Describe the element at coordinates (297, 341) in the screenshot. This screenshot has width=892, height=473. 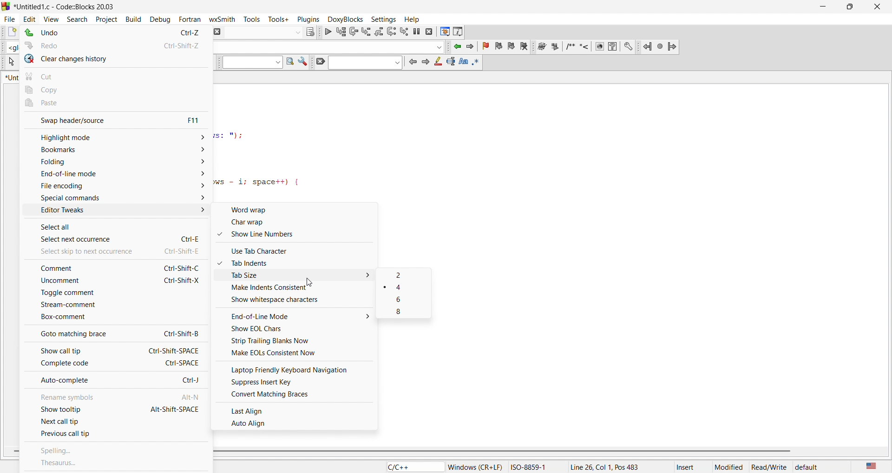
I see `strip trailing blanks now` at that location.